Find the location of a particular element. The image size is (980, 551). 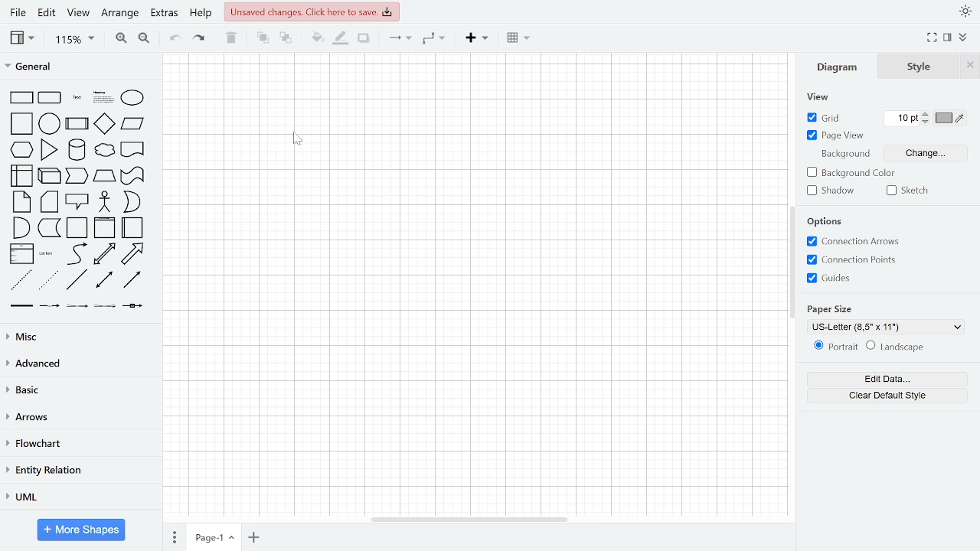

connector is located at coordinates (397, 39).